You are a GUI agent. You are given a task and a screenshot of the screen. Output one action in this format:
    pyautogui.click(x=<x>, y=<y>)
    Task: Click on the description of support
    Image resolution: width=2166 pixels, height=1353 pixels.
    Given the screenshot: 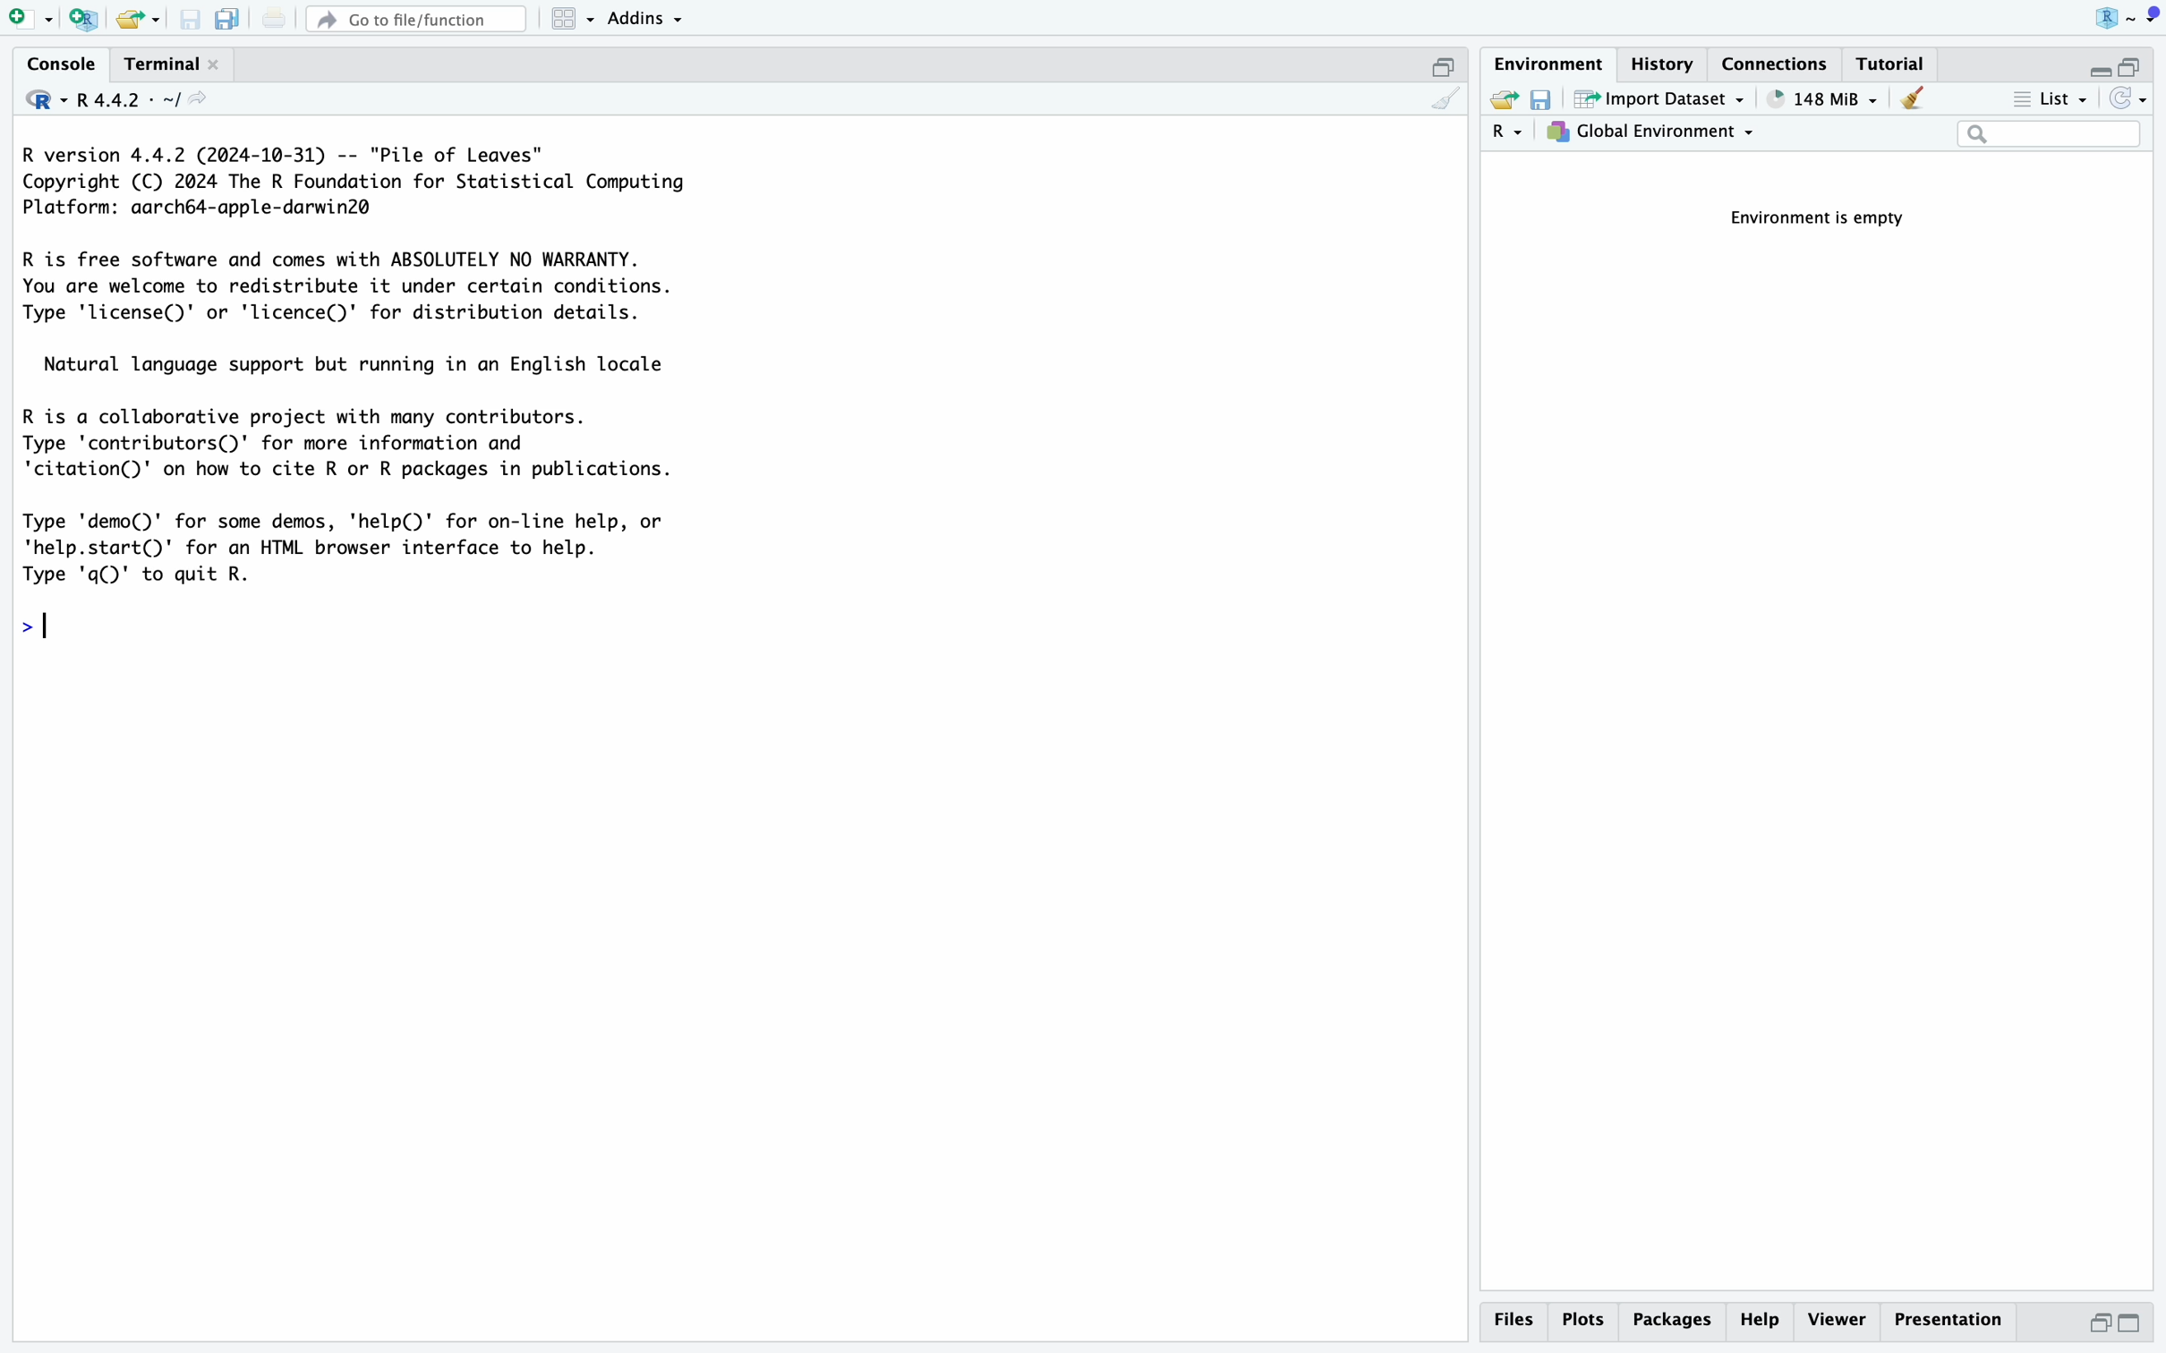 What is the action you would take?
    pyautogui.click(x=367, y=362)
    